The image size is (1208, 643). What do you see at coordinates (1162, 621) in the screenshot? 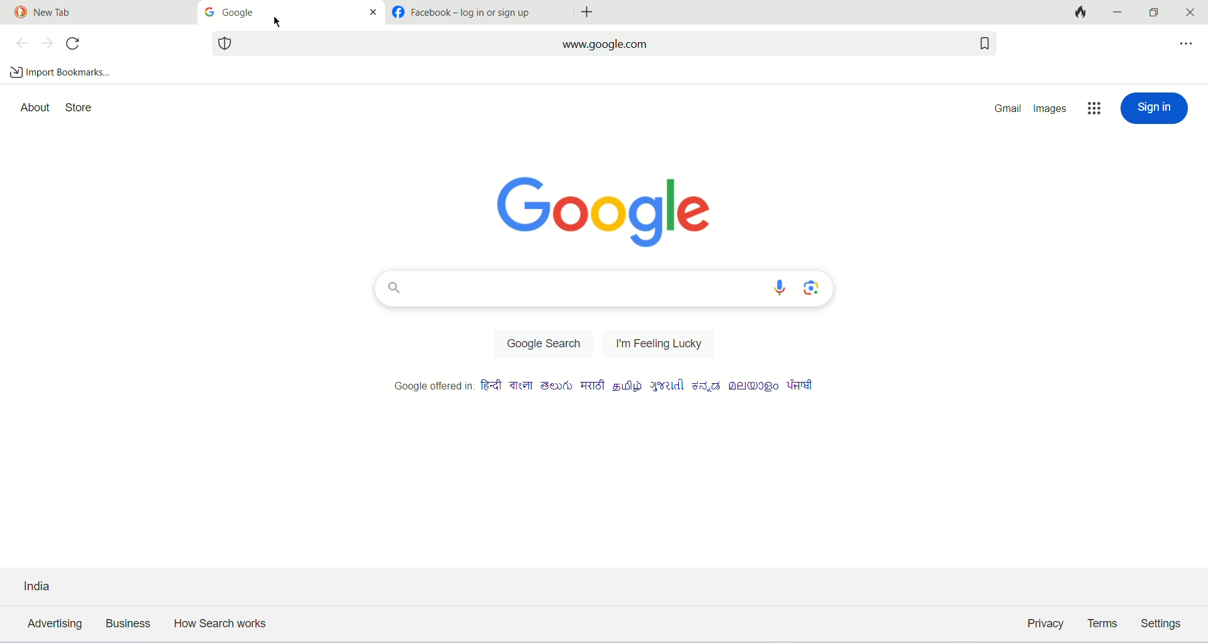
I see `settings` at bounding box center [1162, 621].